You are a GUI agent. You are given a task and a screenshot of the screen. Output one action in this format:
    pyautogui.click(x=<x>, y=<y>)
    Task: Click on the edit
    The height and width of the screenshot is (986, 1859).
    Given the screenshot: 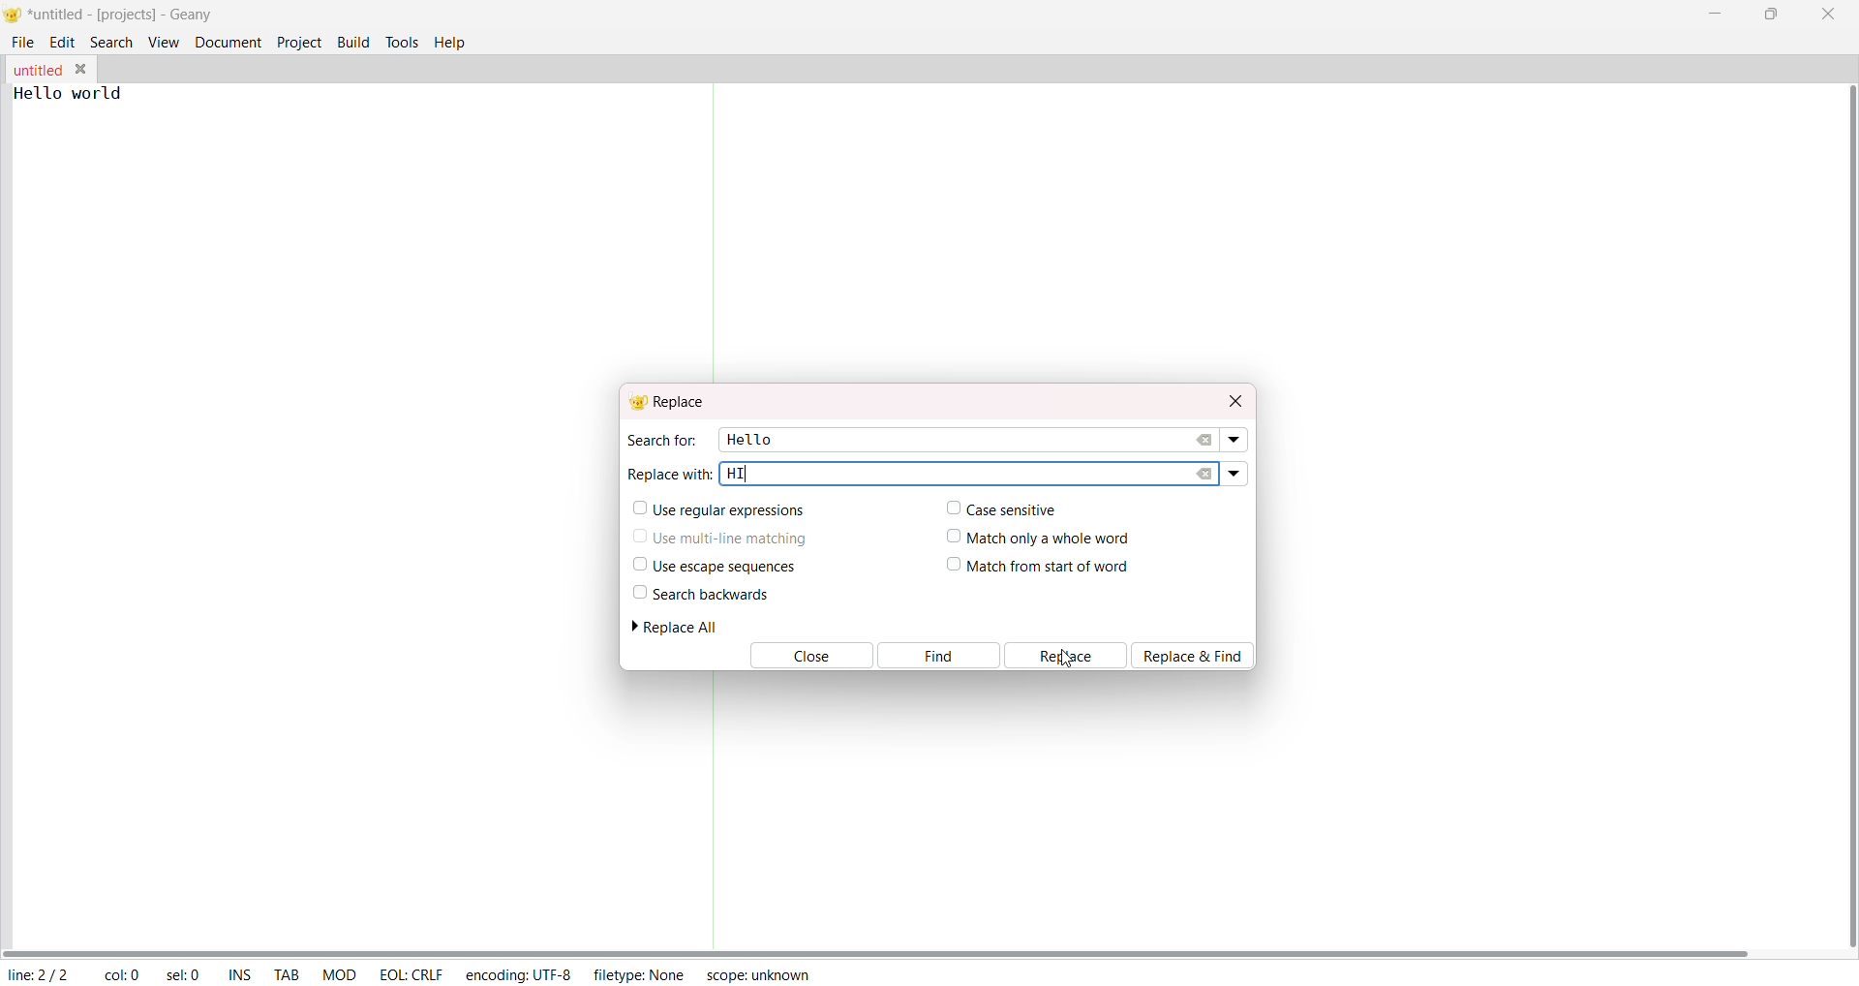 What is the action you would take?
    pyautogui.click(x=63, y=41)
    